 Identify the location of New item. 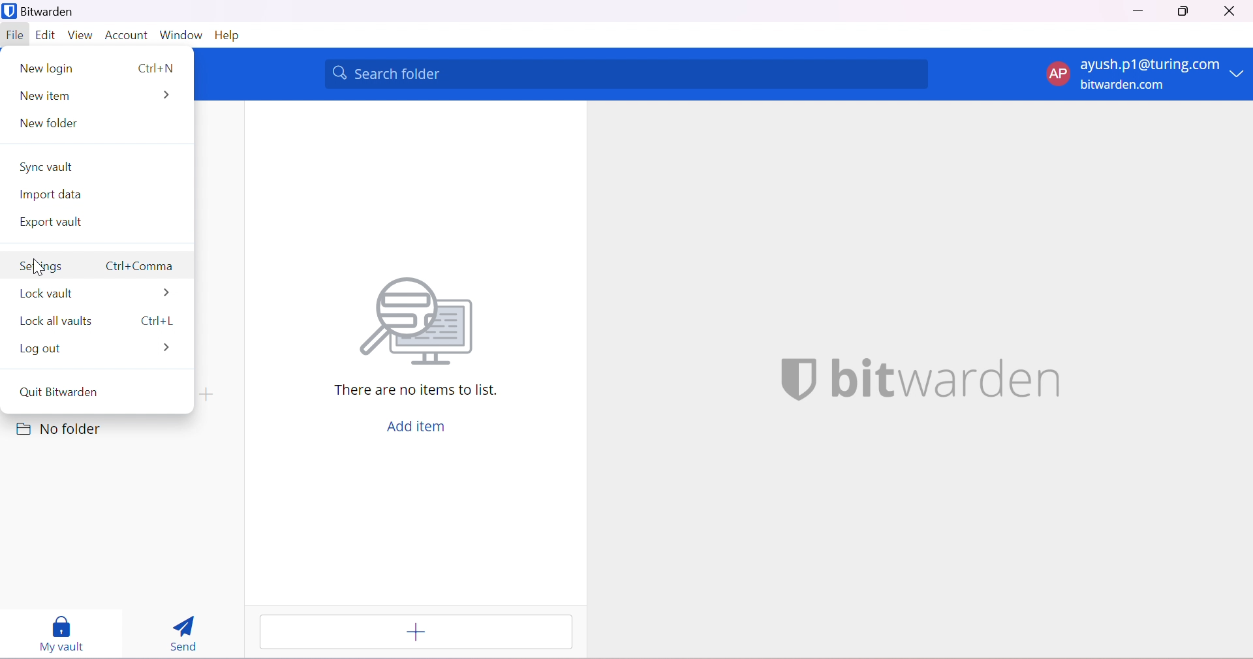
(44, 97).